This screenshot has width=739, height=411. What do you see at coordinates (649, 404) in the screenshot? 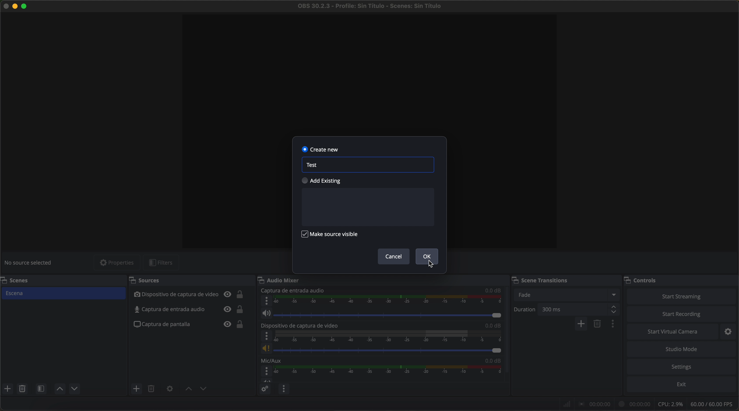
I see `data` at bounding box center [649, 404].